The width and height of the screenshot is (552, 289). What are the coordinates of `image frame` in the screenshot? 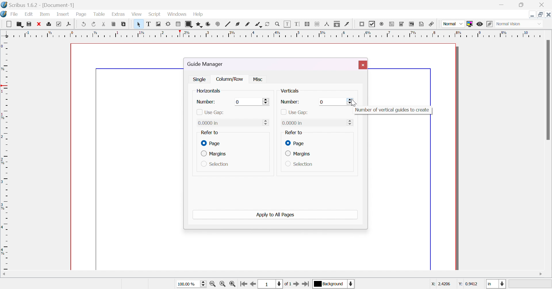 It's located at (160, 24).